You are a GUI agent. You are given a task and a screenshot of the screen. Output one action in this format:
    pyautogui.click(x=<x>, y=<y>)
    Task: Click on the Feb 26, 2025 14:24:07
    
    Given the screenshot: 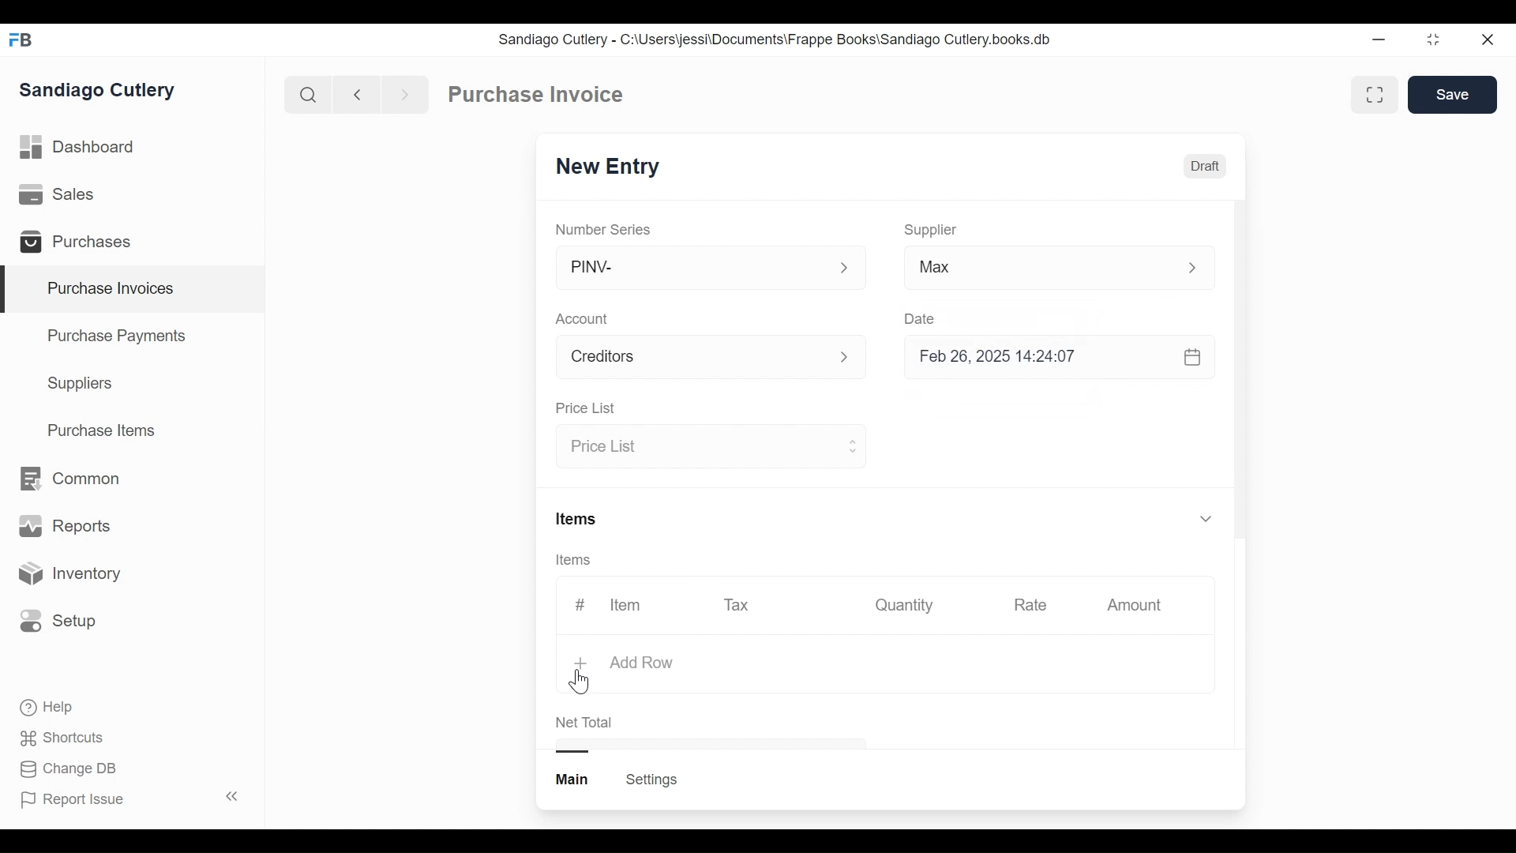 What is the action you would take?
    pyautogui.click(x=1050, y=357)
    